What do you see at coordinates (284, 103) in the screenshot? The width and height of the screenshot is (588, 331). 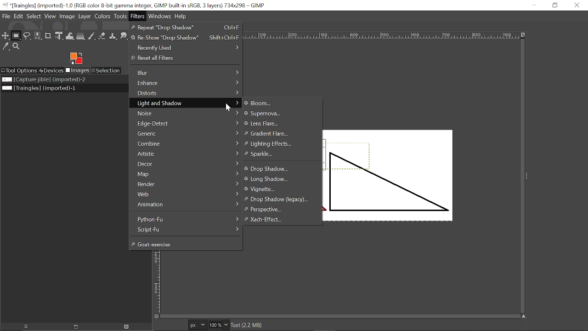 I see `Bloom` at bounding box center [284, 103].